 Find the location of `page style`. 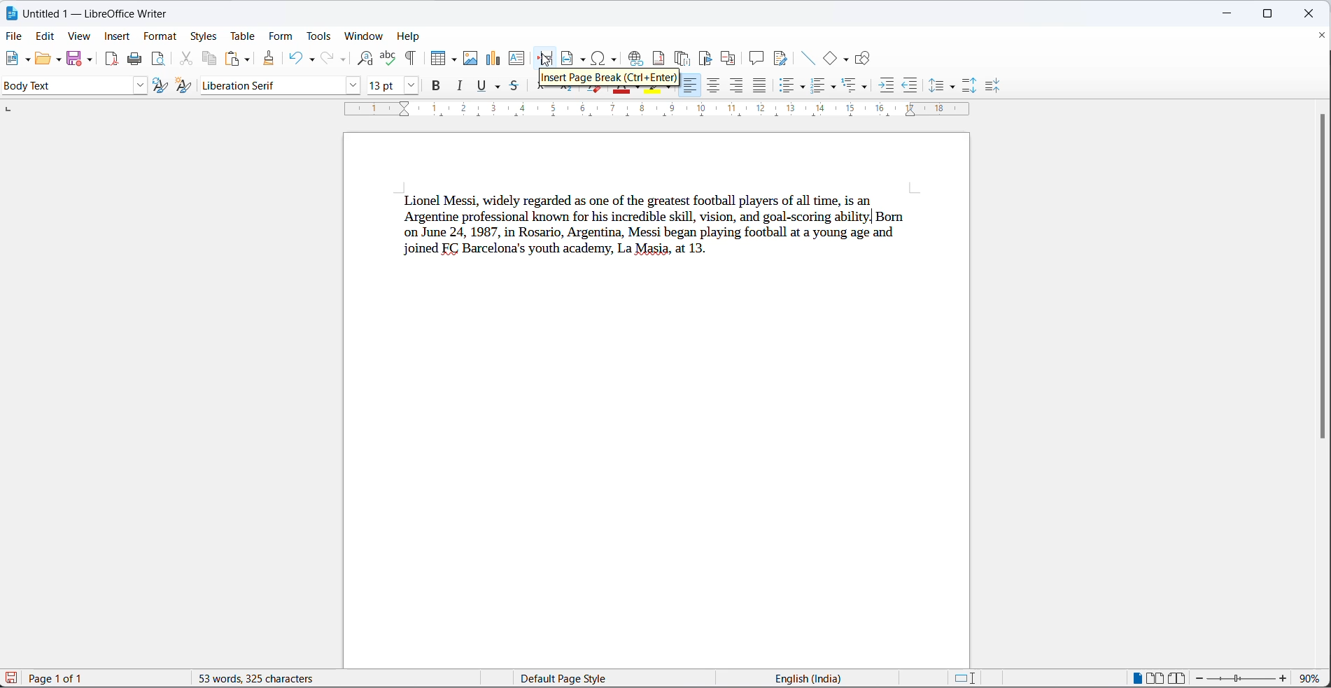

page style is located at coordinates (596, 679).